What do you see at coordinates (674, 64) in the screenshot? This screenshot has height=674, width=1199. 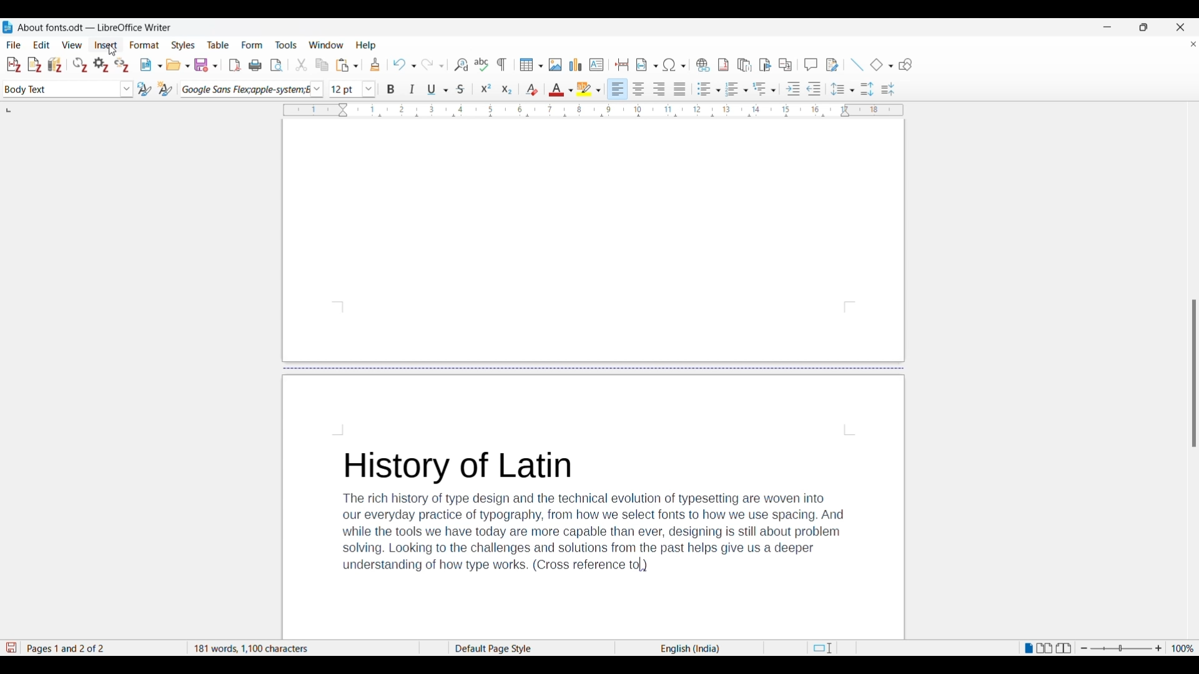 I see `Special character options` at bounding box center [674, 64].